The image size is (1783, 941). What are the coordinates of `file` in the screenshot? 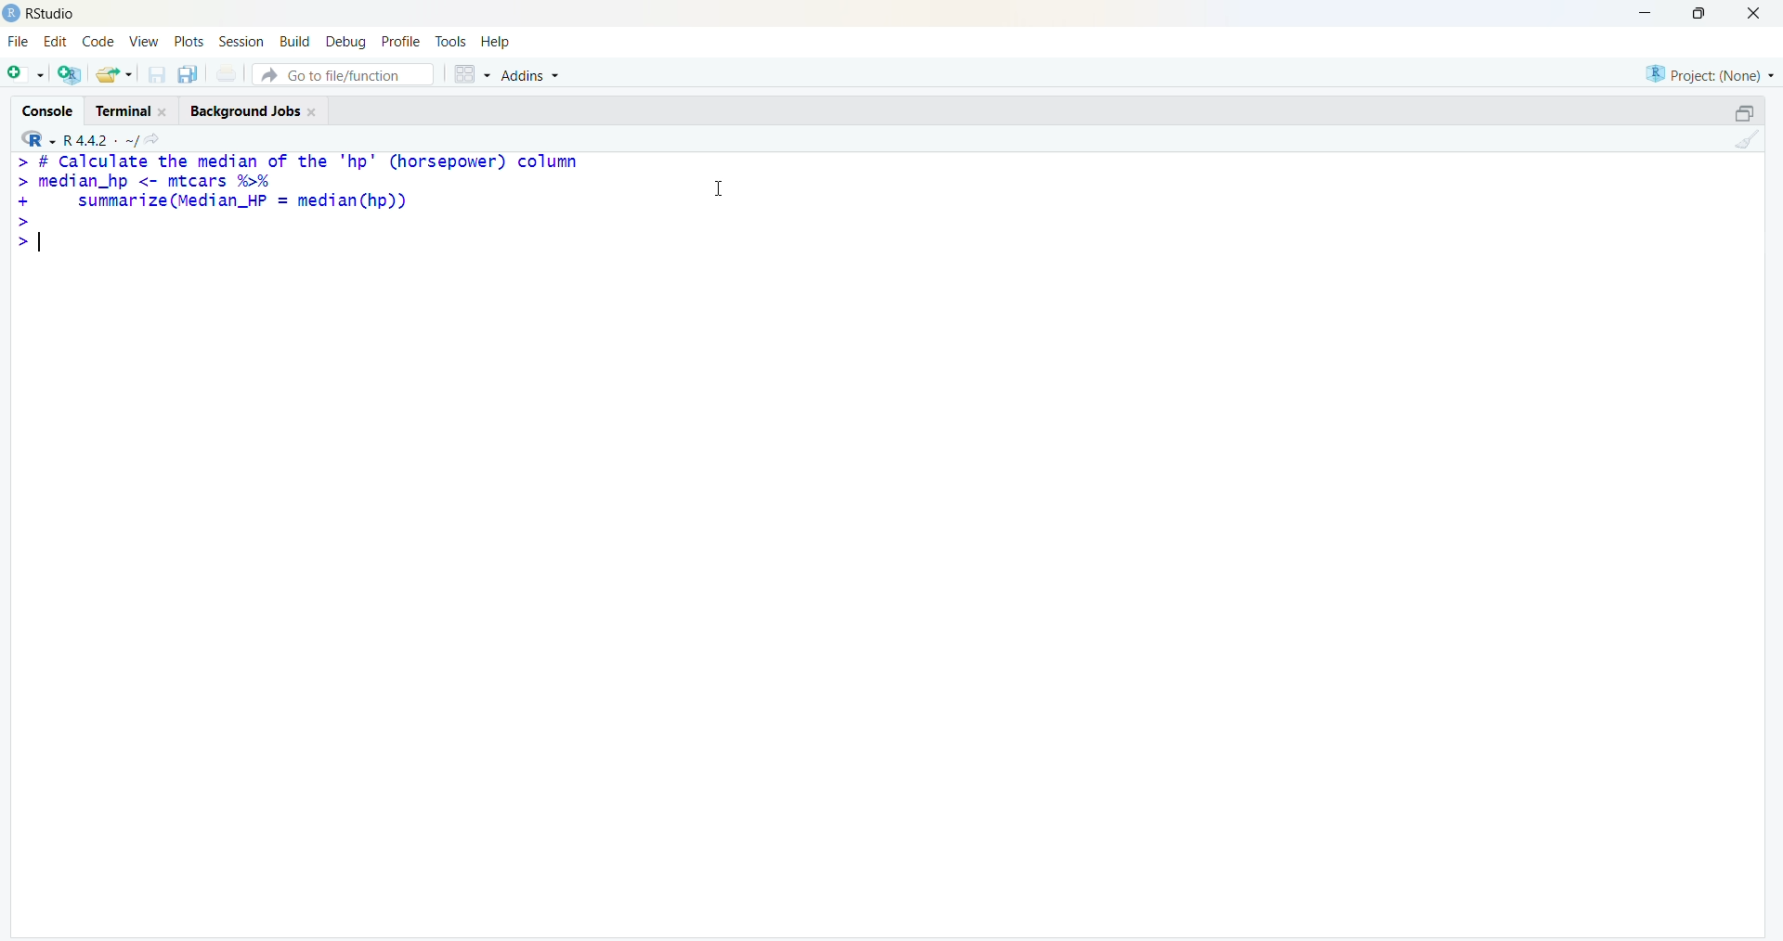 It's located at (19, 40).